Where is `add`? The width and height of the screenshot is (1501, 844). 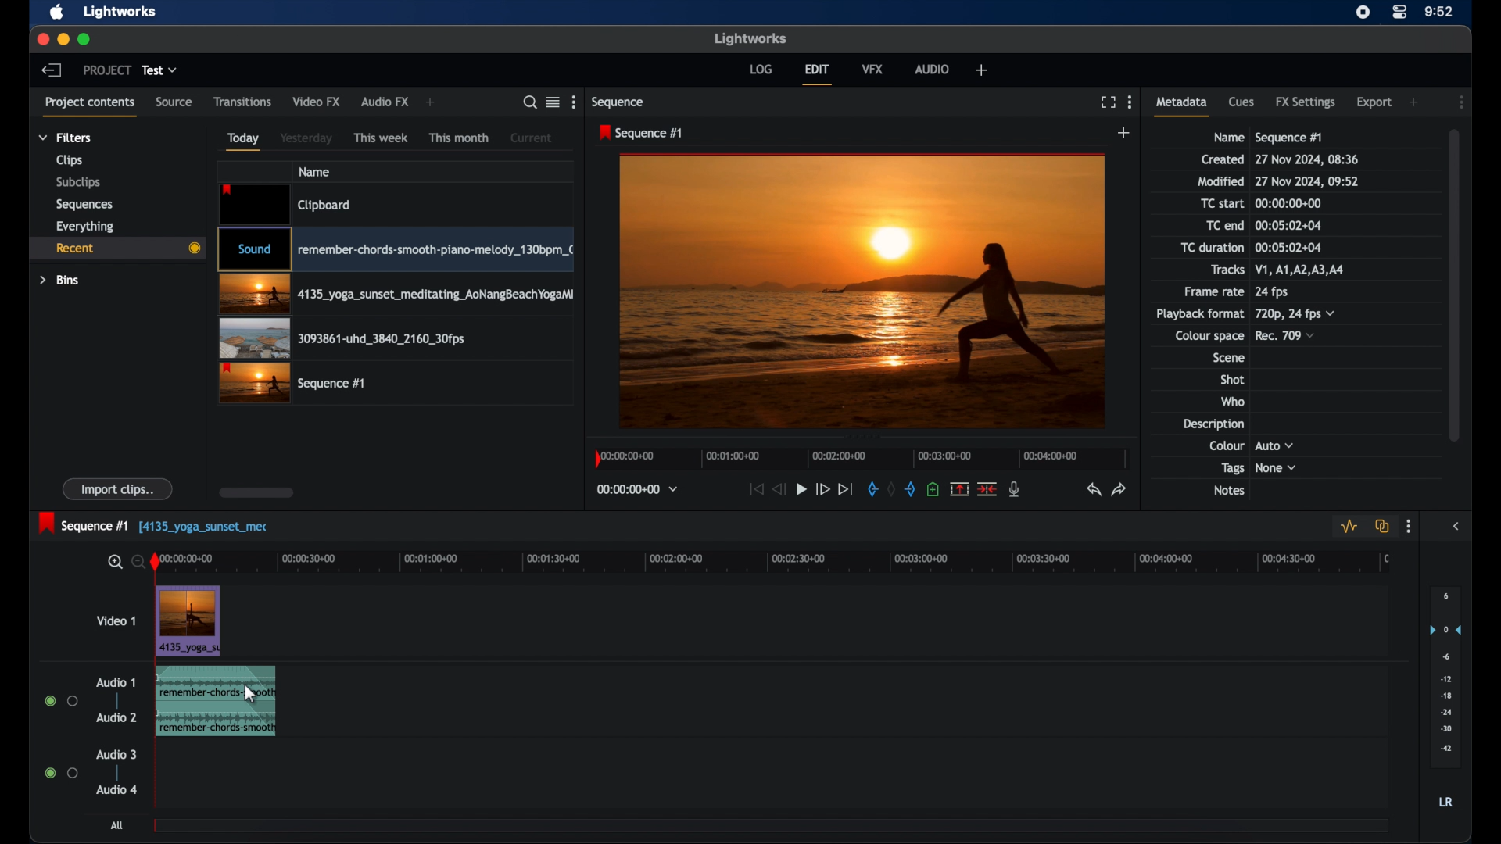 add is located at coordinates (981, 70).